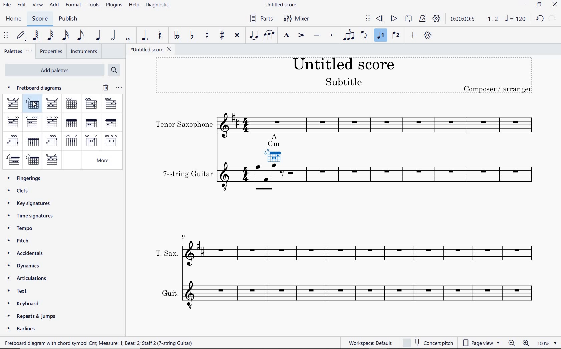 Image resolution: width=561 pixels, height=349 pixels. I want to click on PLAY SPEED, so click(474, 19).